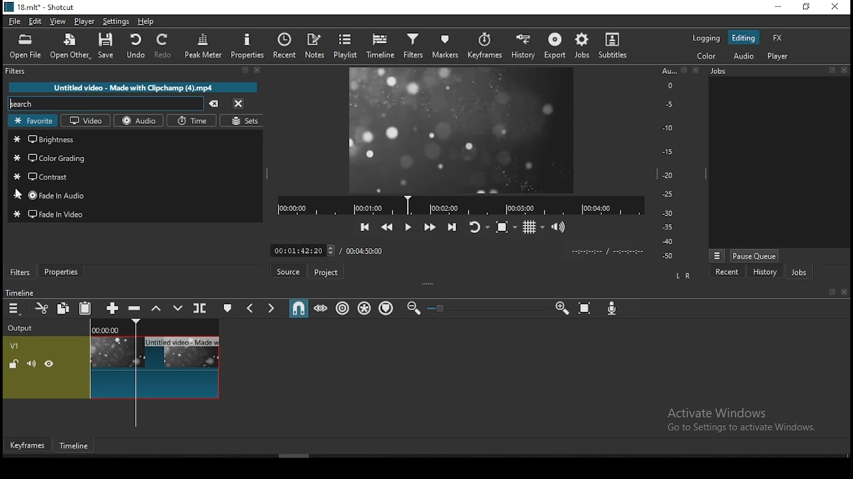  Describe the element at coordinates (488, 309) in the screenshot. I see `Zoom Slider` at that location.